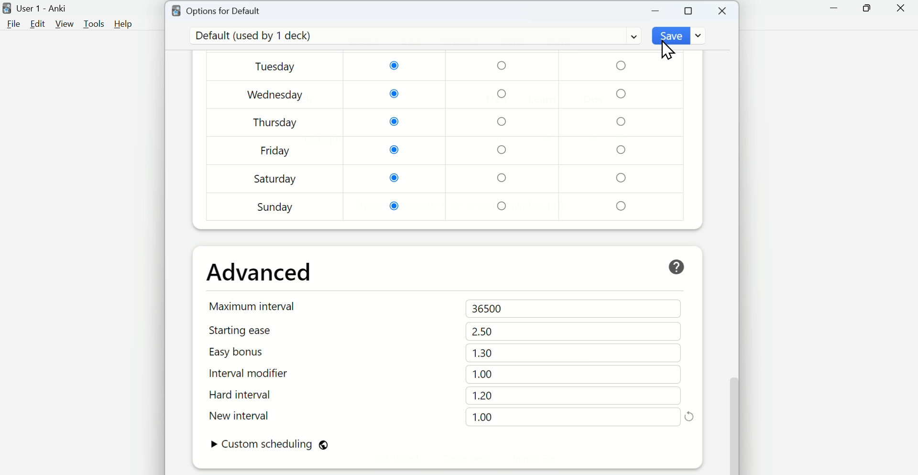 The width and height of the screenshot is (918, 475). Describe the element at coordinates (12, 24) in the screenshot. I see `File` at that location.